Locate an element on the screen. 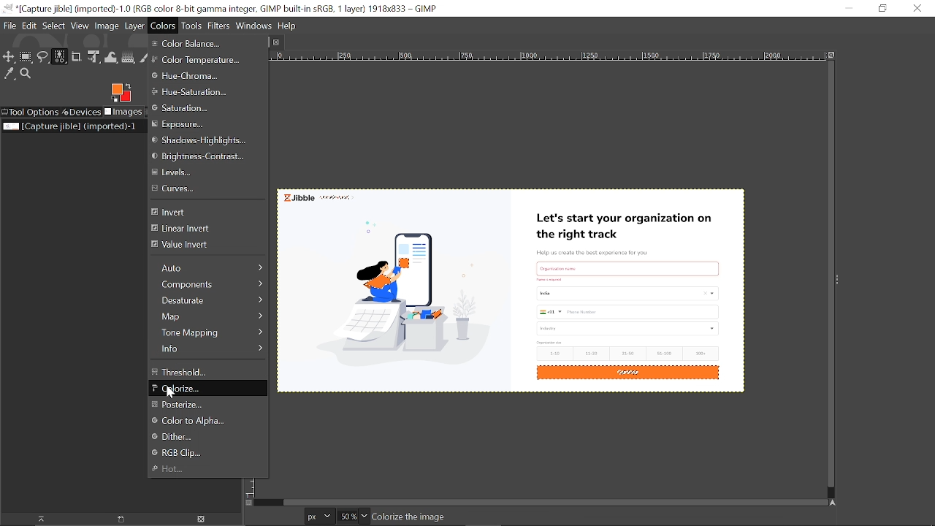  Fore ground tool is located at coordinates (120, 92).